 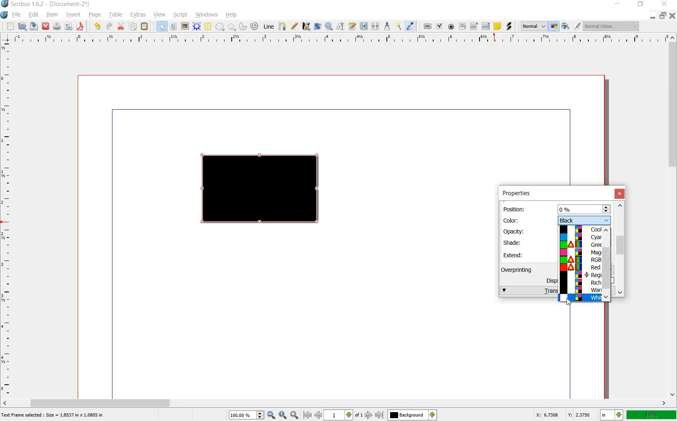 I want to click on logo, so click(x=5, y=4).